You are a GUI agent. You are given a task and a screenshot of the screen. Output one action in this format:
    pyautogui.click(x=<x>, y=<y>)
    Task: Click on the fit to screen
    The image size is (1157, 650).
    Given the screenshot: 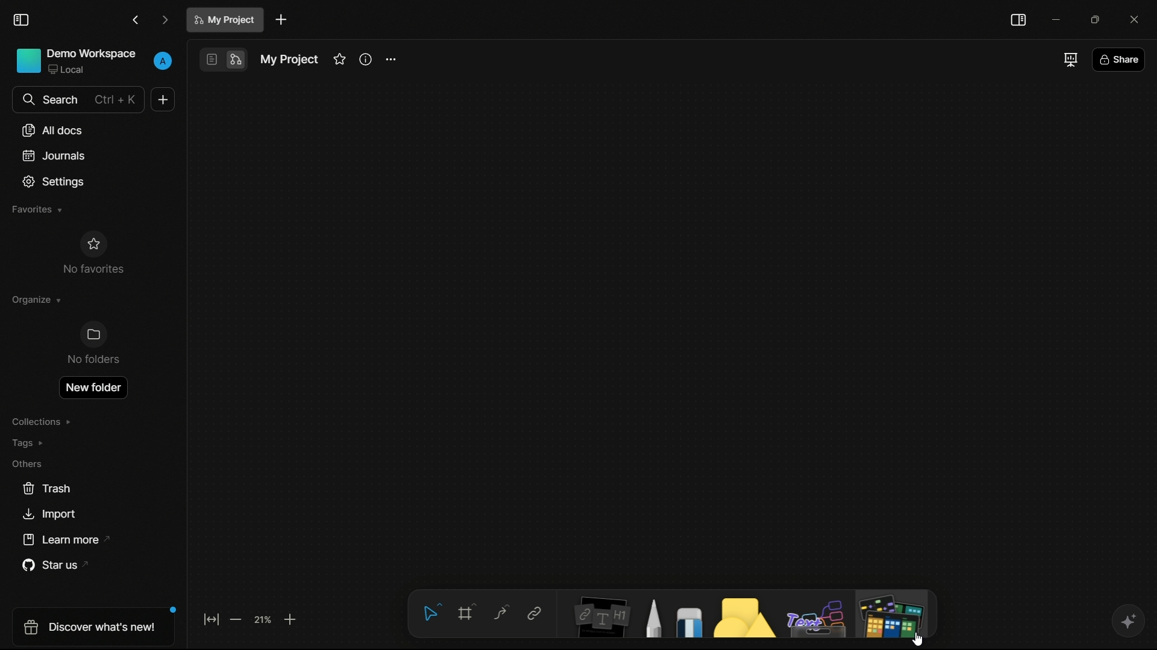 What is the action you would take?
    pyautogui.click(x=210, y=622)
    